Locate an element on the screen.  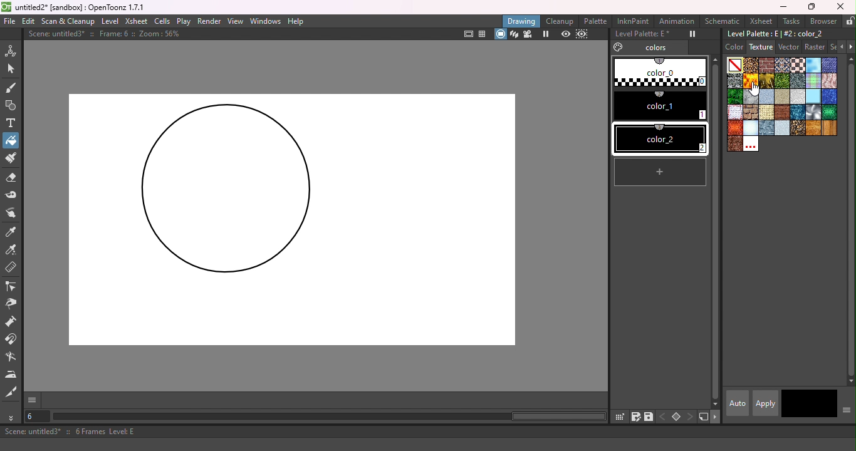
steelplates.bmp is located at coordinates (767, 128).